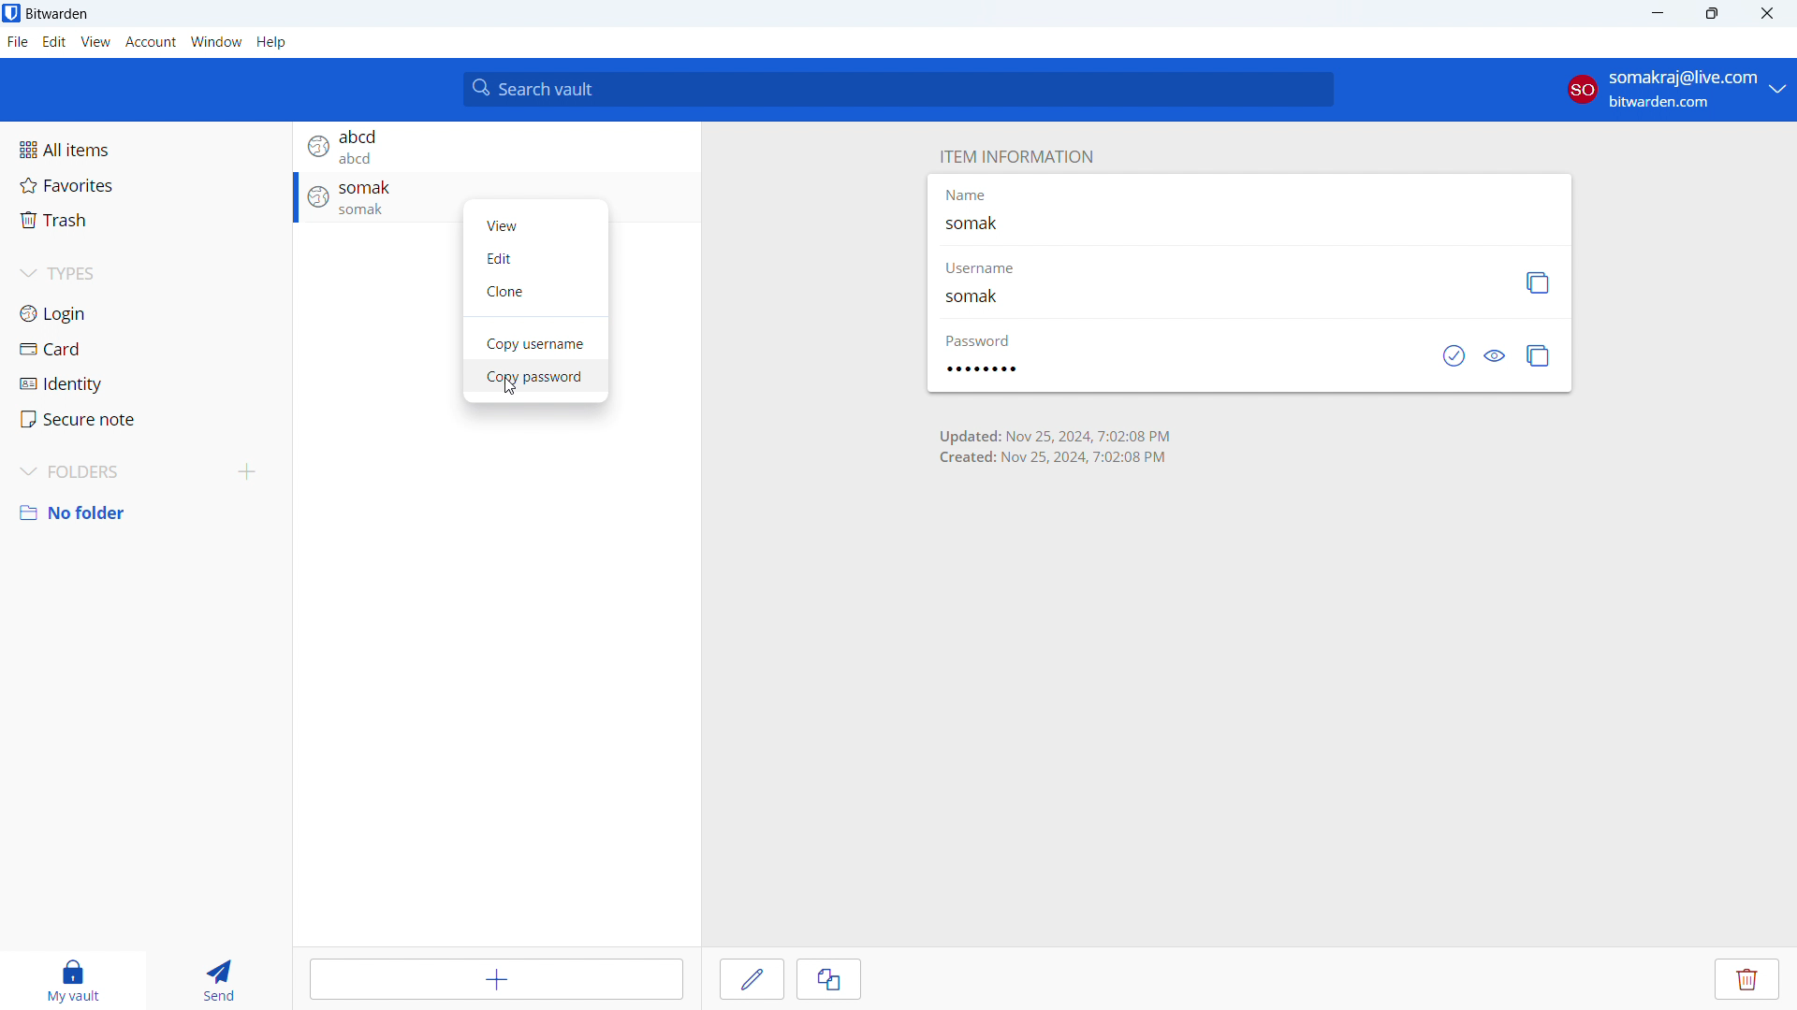  I want to click on maximize, so click(1711, 14).